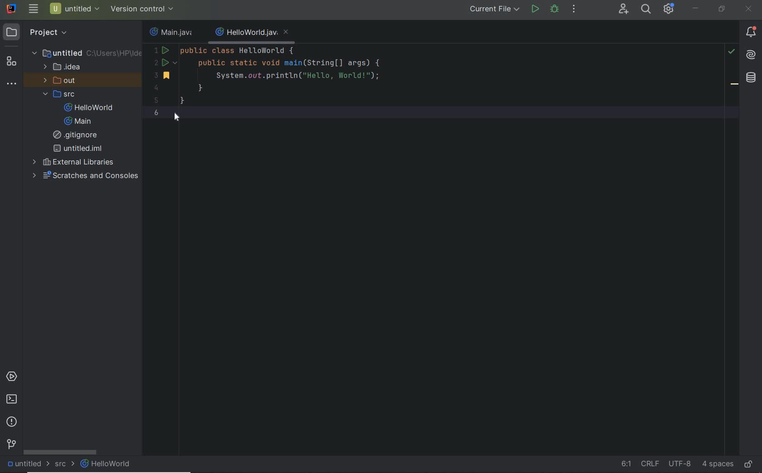 Image resolution: width=762 pixels, height=473 pixels. Describe the element at coordinates (750, 465) in the screenshot. I see `make file ready only` at that location.